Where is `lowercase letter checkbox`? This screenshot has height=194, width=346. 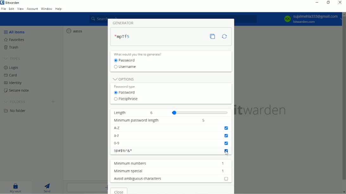
lowercase letter checkbox is located at coordinates (226, 136).